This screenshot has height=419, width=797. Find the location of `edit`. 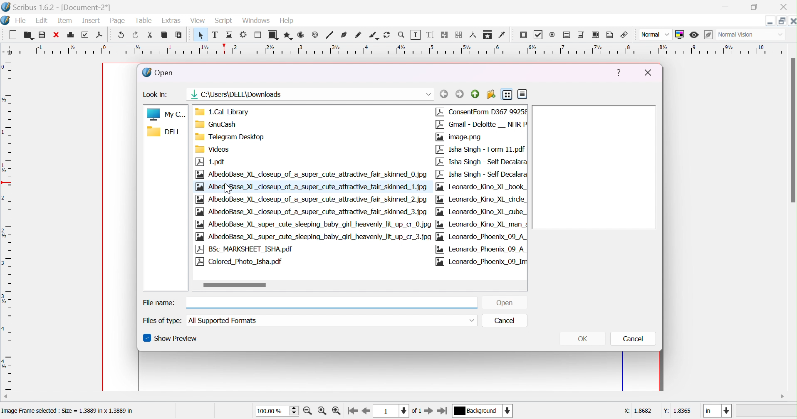

edit is located at coordinates (42, 20).